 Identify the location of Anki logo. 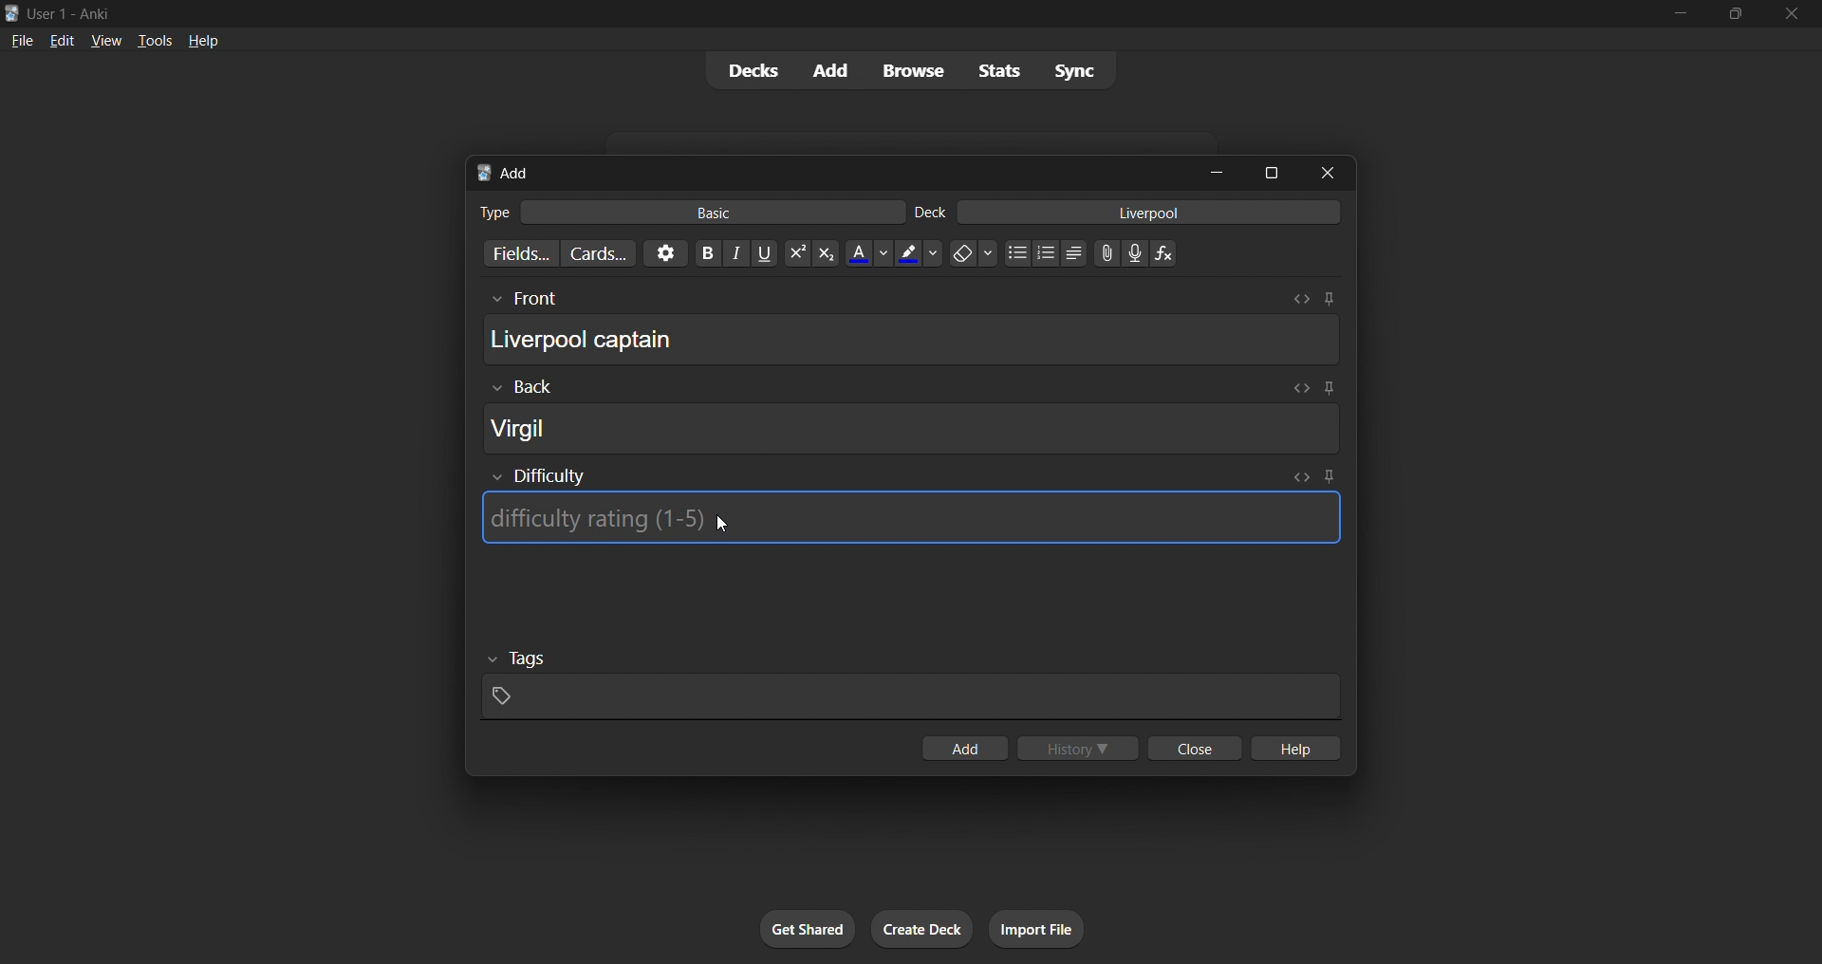
(12, 13).